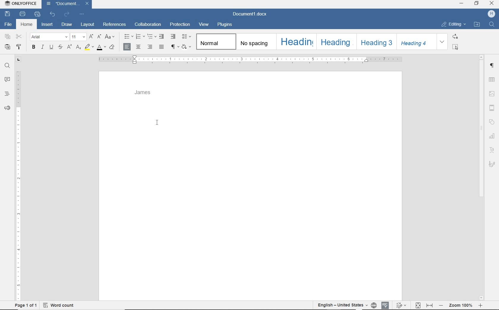  I want to click on decrease indent, so click(162, 36).